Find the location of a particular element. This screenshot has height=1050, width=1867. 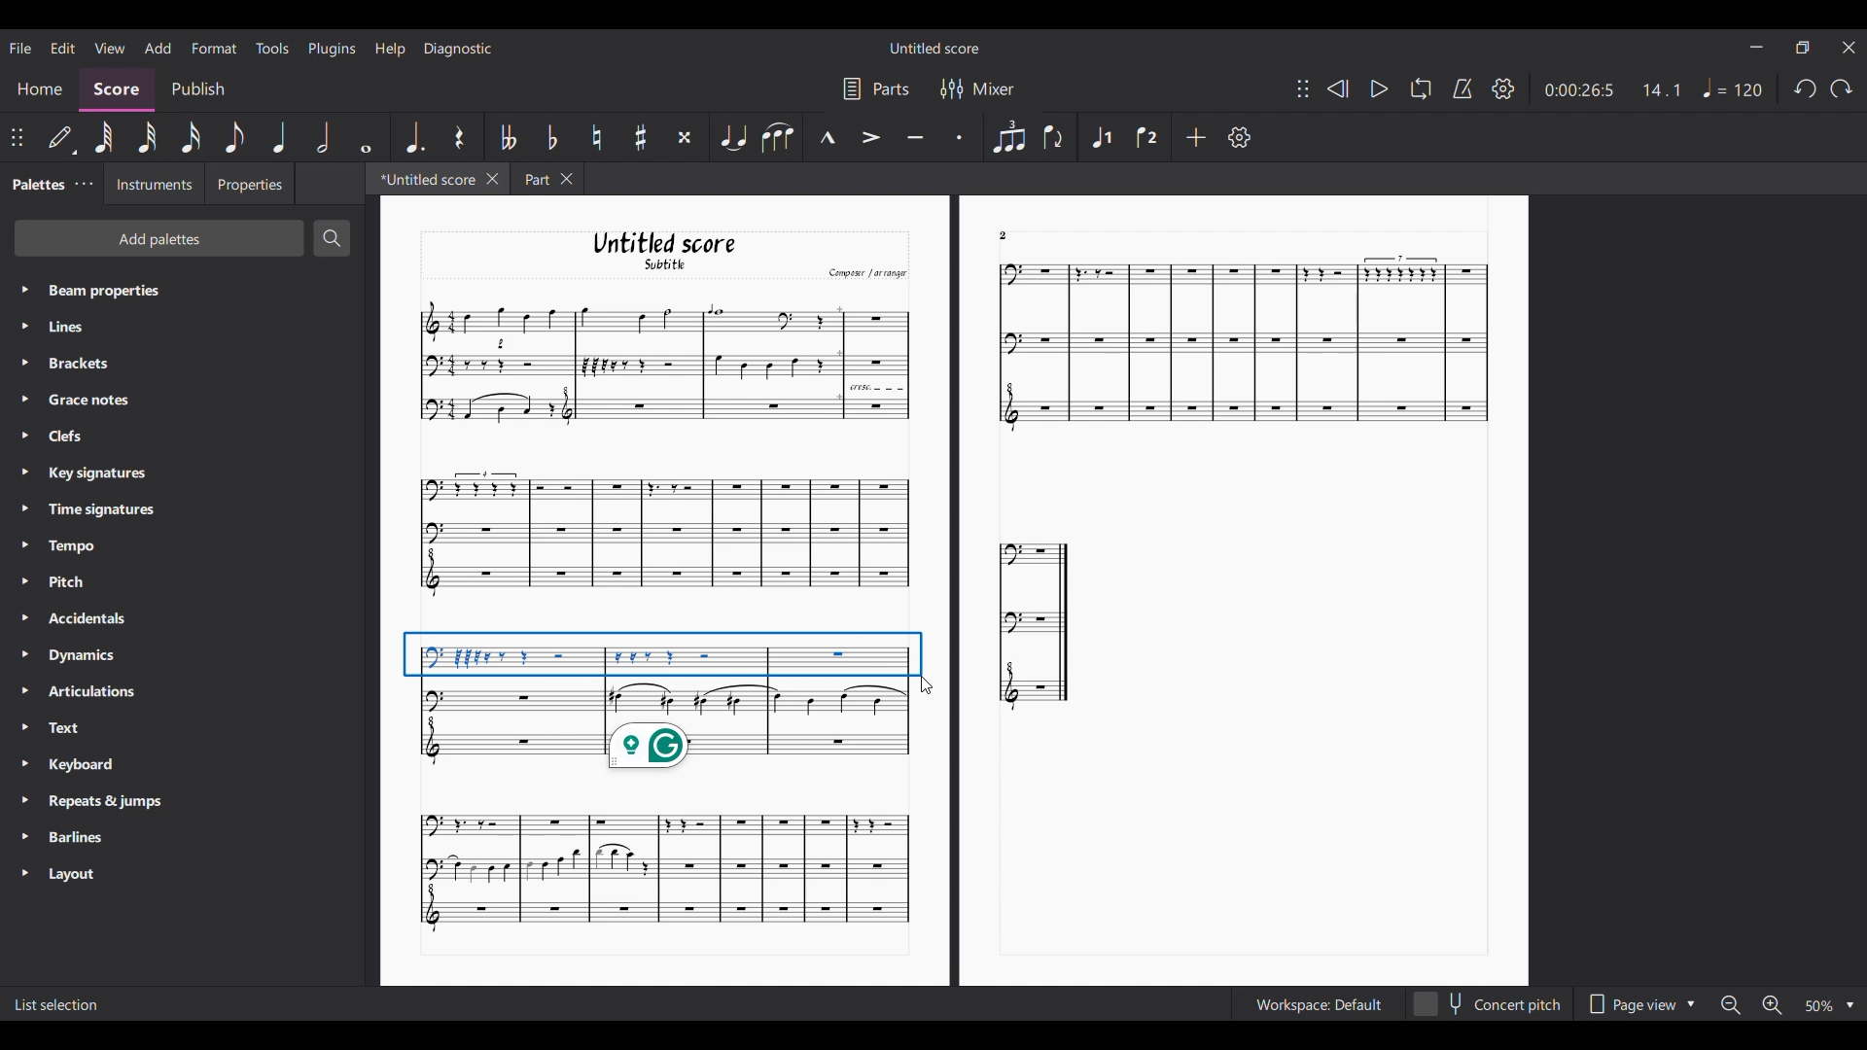

Staccato  is located at coordinates (962, 134).